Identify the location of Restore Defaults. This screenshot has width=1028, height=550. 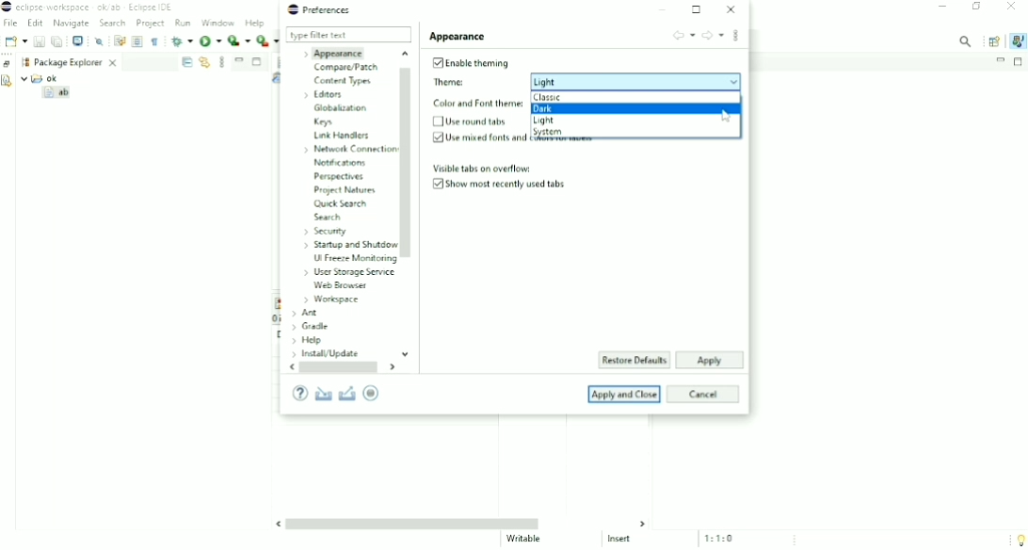
(634, 361).